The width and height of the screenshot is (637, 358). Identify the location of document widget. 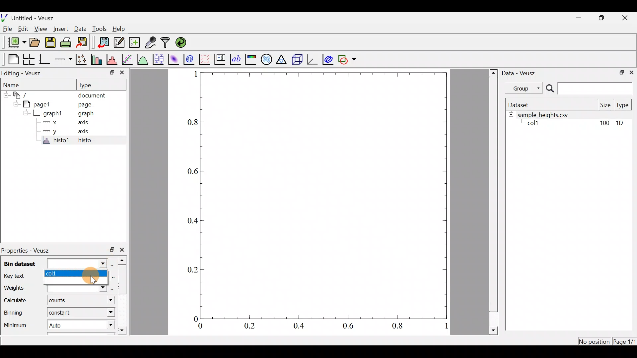
(22, 96).